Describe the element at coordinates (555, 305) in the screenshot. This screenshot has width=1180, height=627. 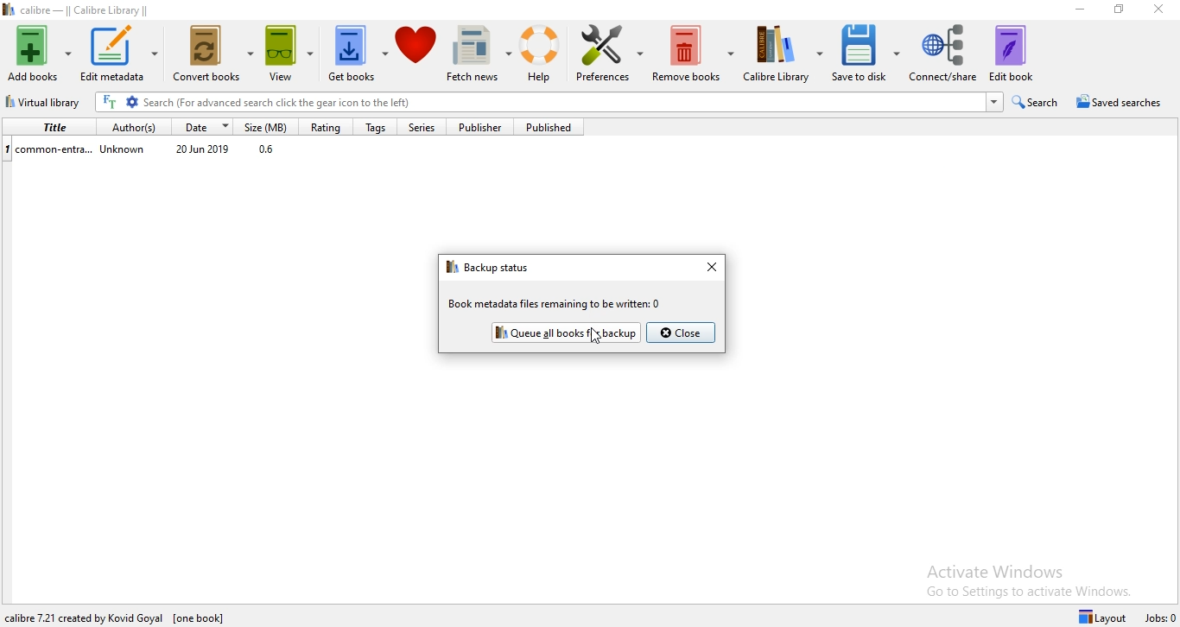
I see `book metadata files remaining to be written: 0` at that location.